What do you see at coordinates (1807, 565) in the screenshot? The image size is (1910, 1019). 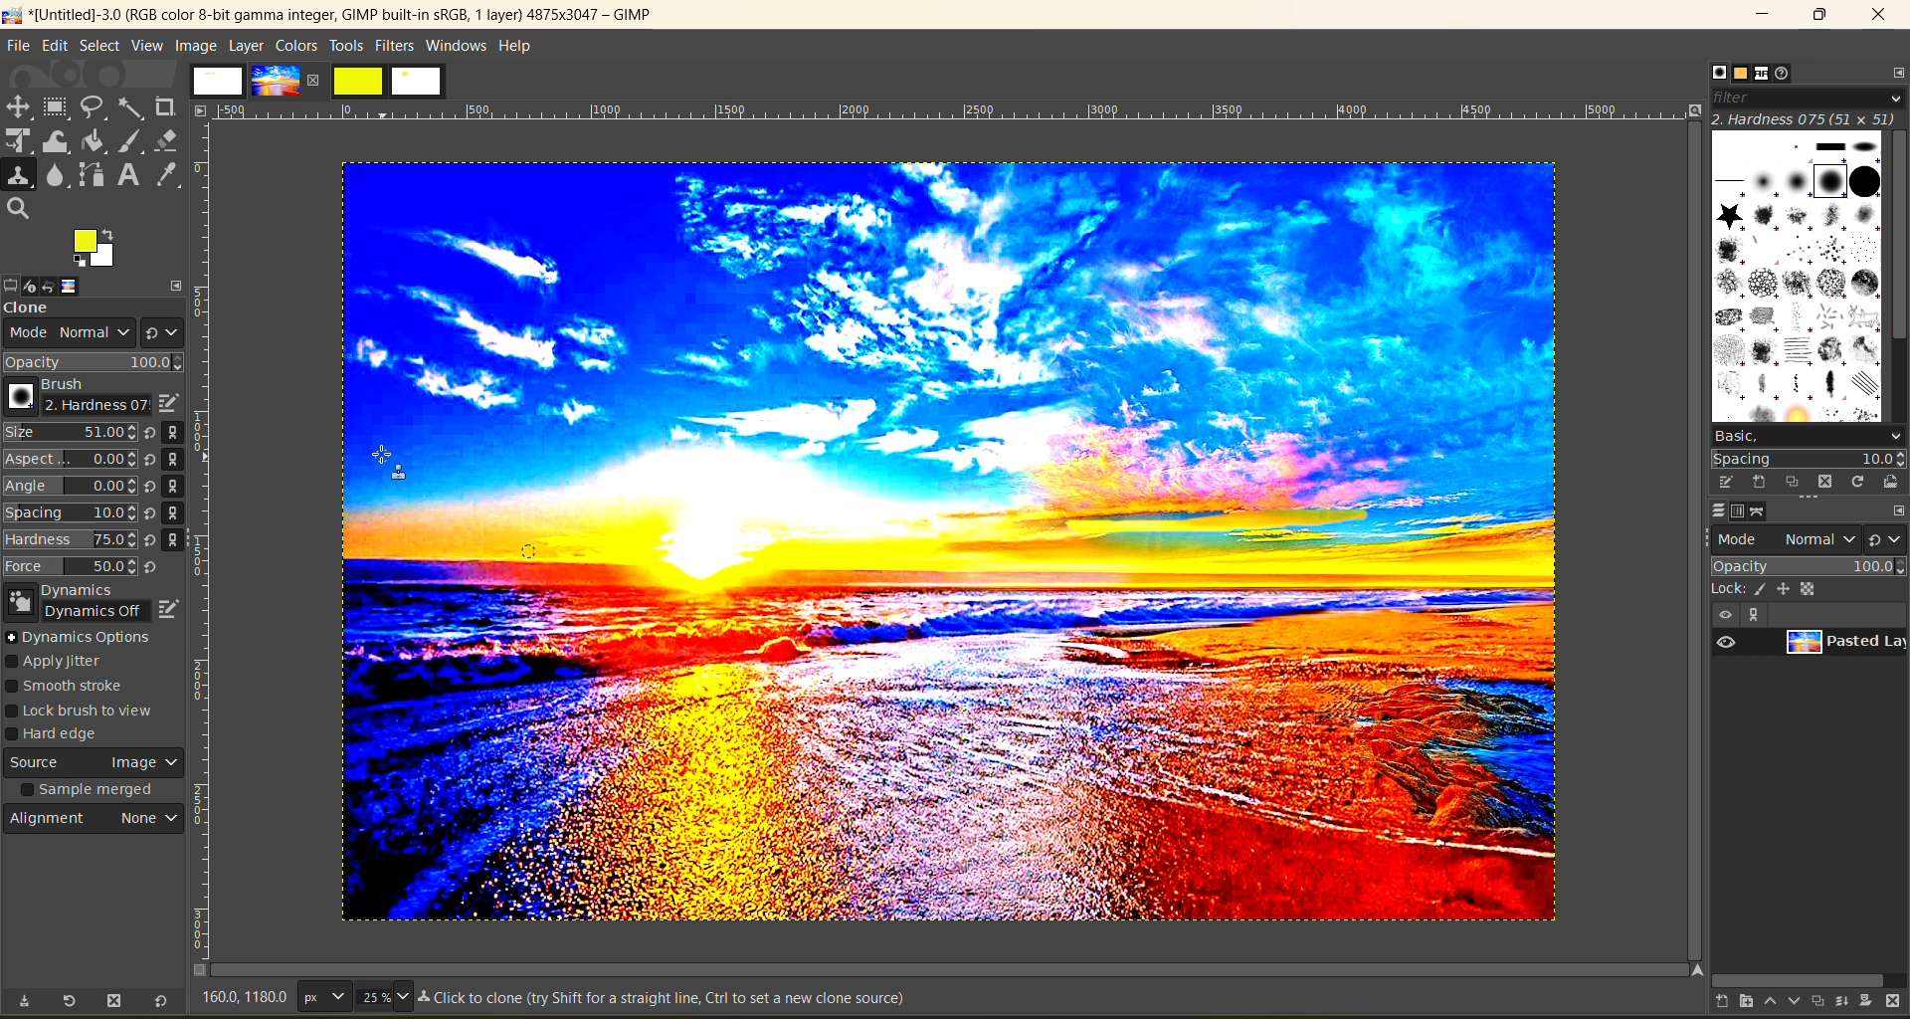 I see `opacity` at bounding box center [1807, 565].